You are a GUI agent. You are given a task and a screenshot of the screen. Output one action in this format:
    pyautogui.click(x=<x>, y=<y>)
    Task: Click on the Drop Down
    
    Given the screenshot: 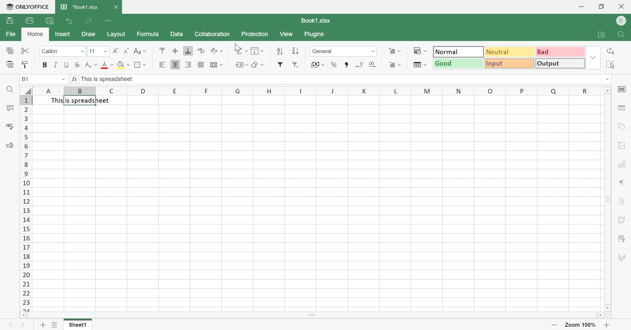 What is the action you would take?
    pyautogui.click(x=80, y=52)
    